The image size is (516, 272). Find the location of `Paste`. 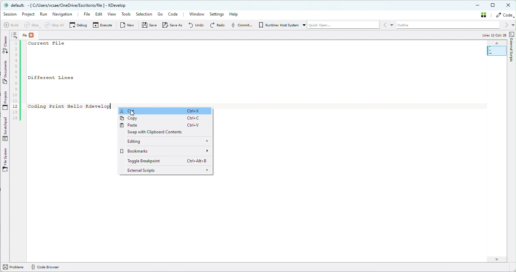

Paste is located at coordinates (164, 126).